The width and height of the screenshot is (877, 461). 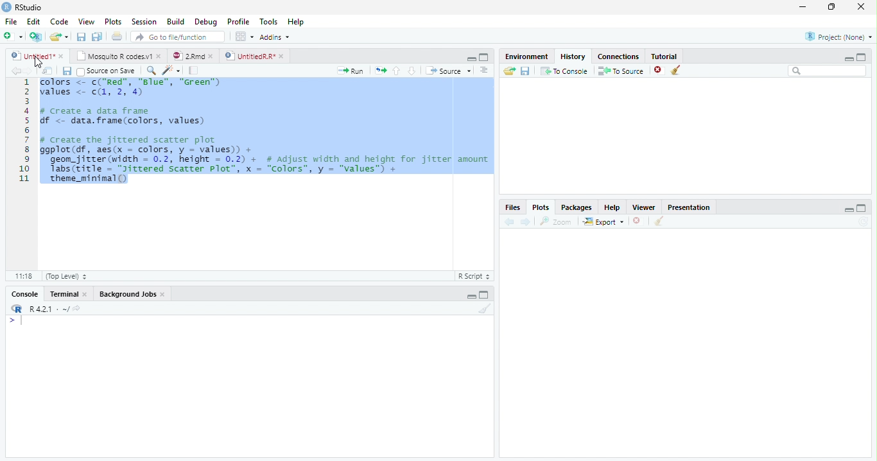 I want to click on Remove current plot, so click(x=638, y=222).